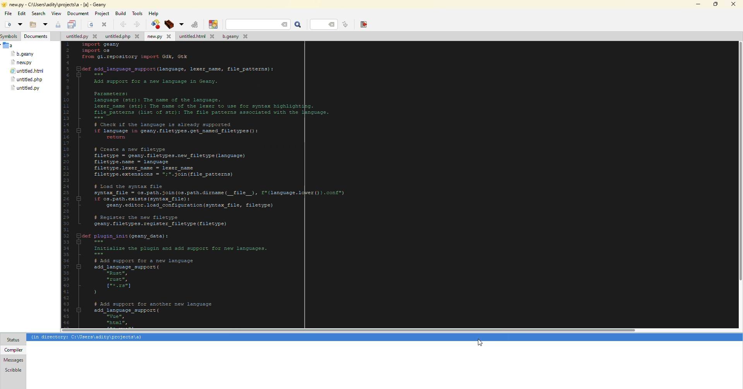 The height and width of the screenshot is (389, 743). I want to click on file, so click(80, 37).